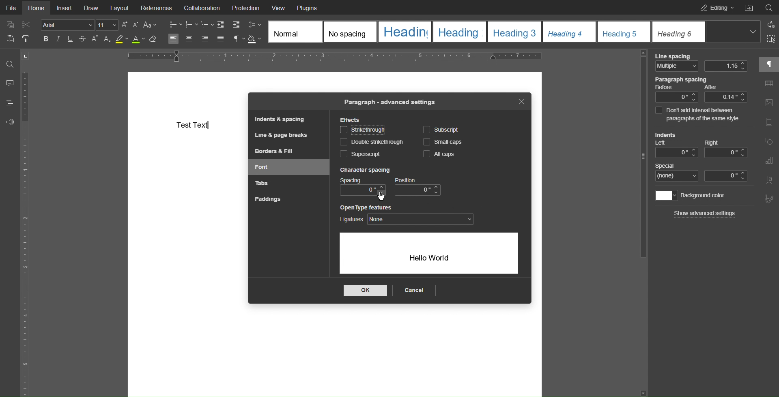  Describe the element at coordinates (149, 25) in the screenshot. I see `Text Cases` at that location.